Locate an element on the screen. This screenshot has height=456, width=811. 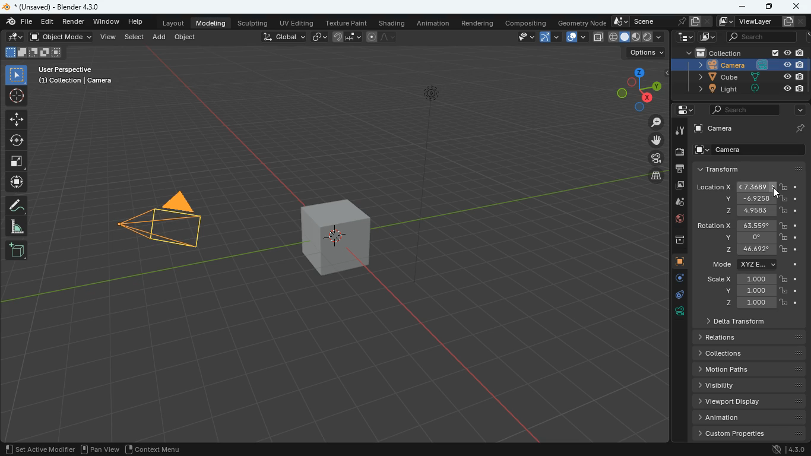
blender is located at coordinates (58, 8).